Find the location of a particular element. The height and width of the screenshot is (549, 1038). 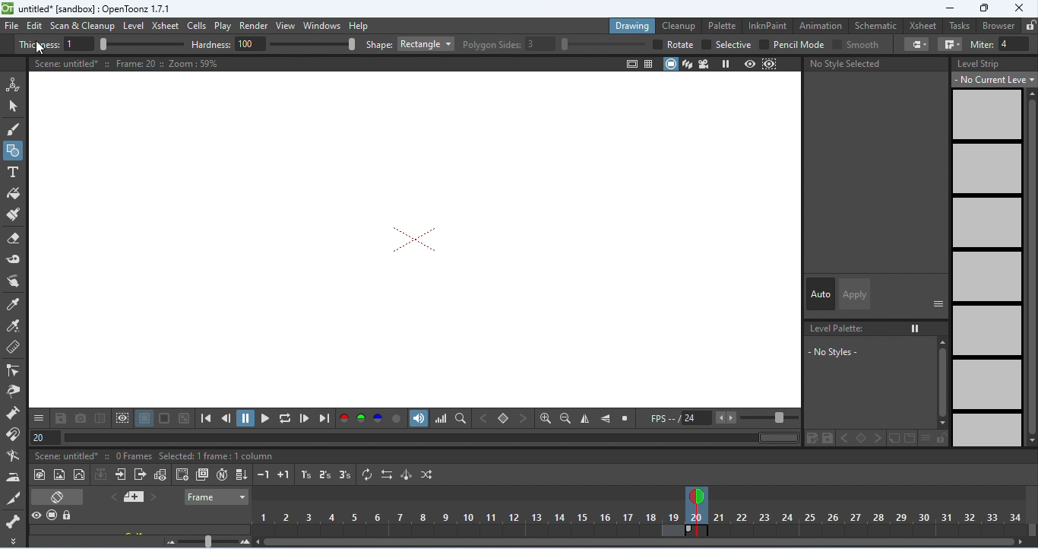

polygon slides is located at coordinates (555, 44).